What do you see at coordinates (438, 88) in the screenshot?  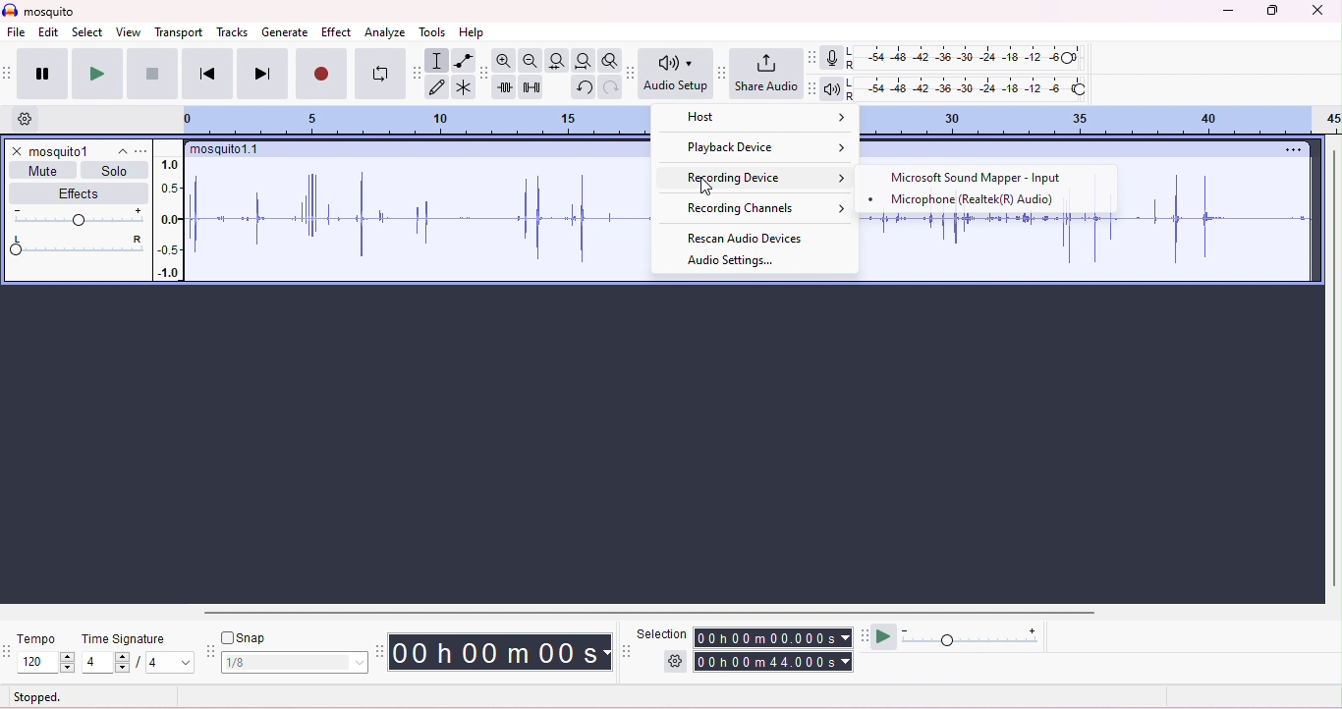 I see `draw` at bounding box center [438, 88].